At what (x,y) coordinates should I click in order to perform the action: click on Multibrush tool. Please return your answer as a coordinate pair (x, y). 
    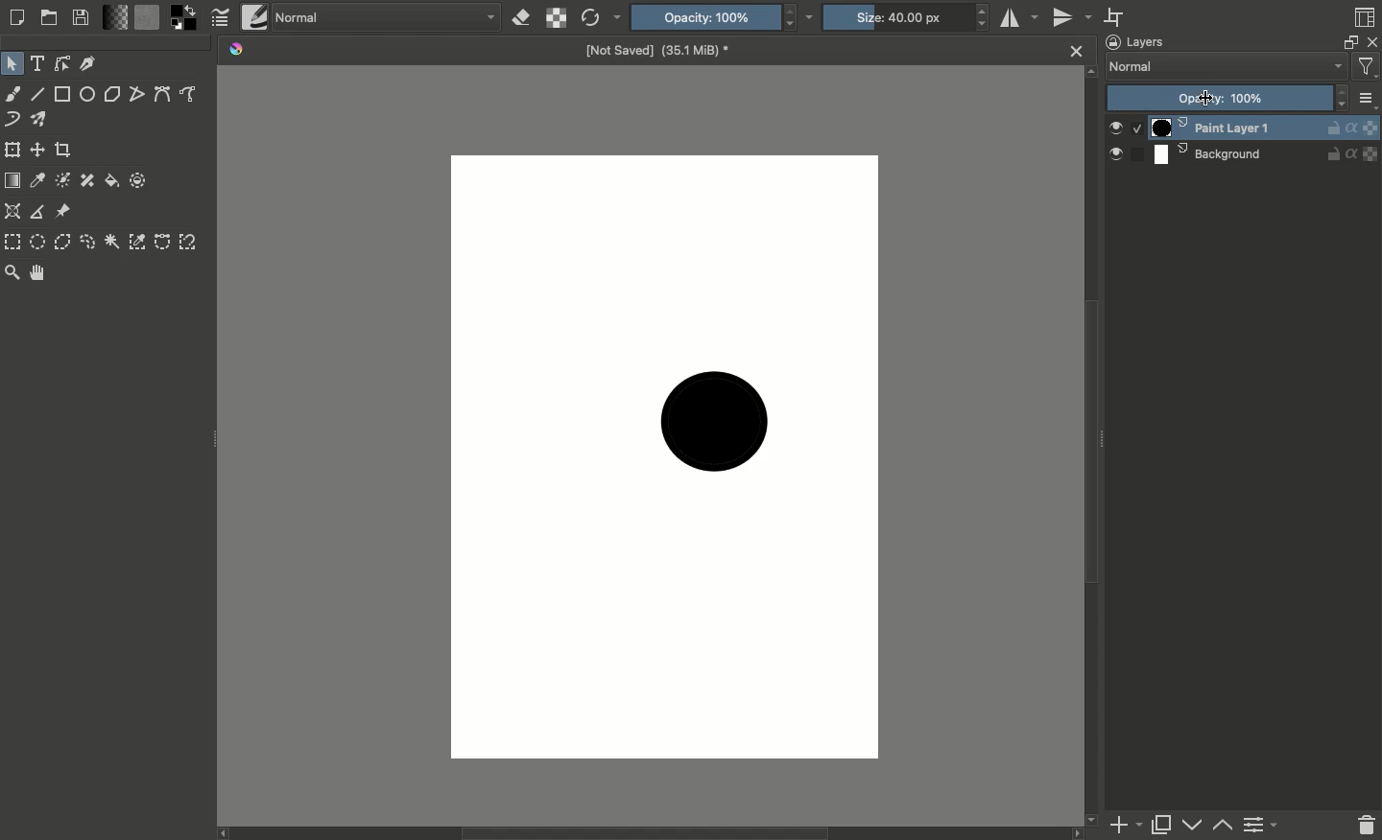
    Looking at the image, I should click on (40, 119).